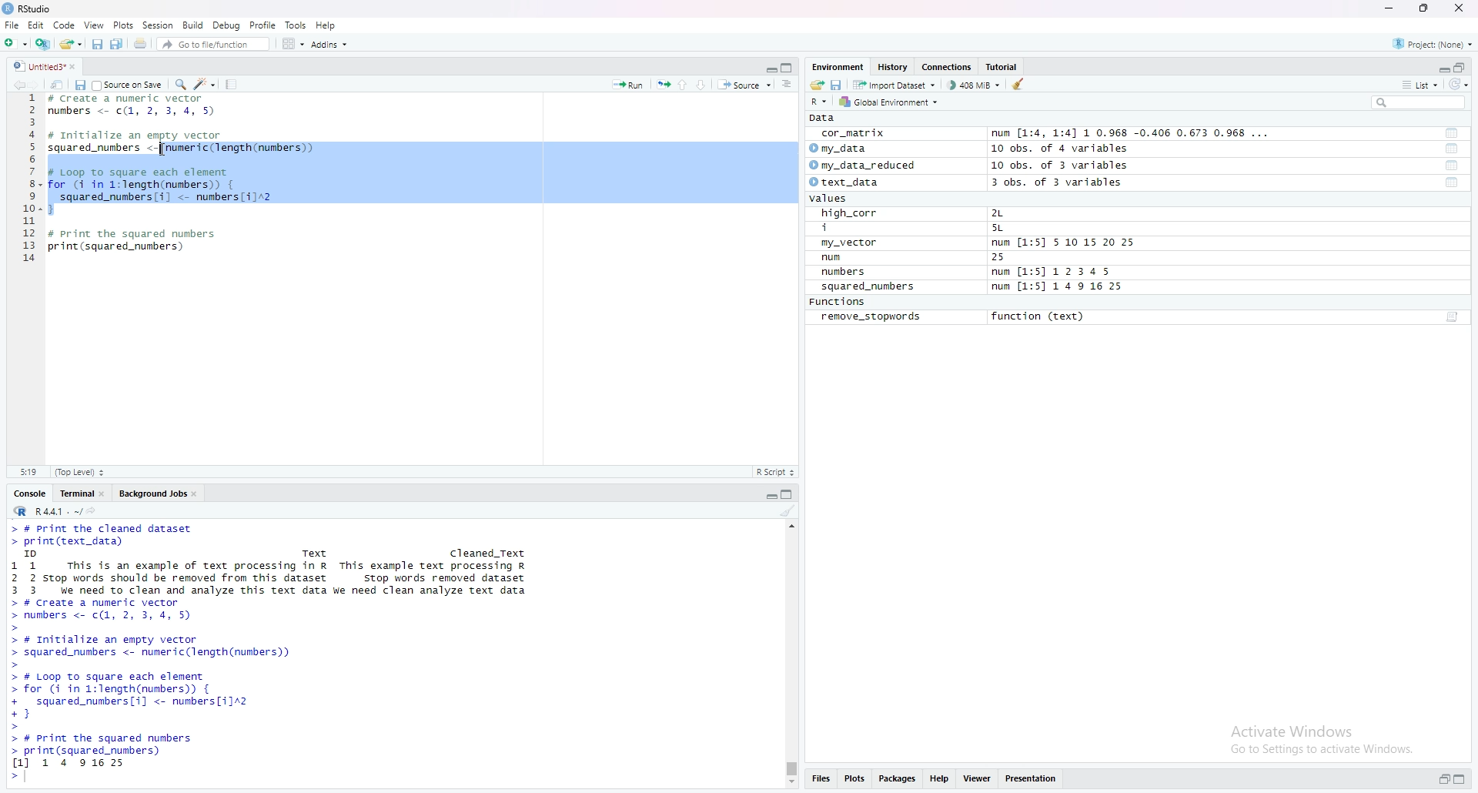 This screenshot has height=793, width=1478. I want to click on R Script, so click(775, 471).